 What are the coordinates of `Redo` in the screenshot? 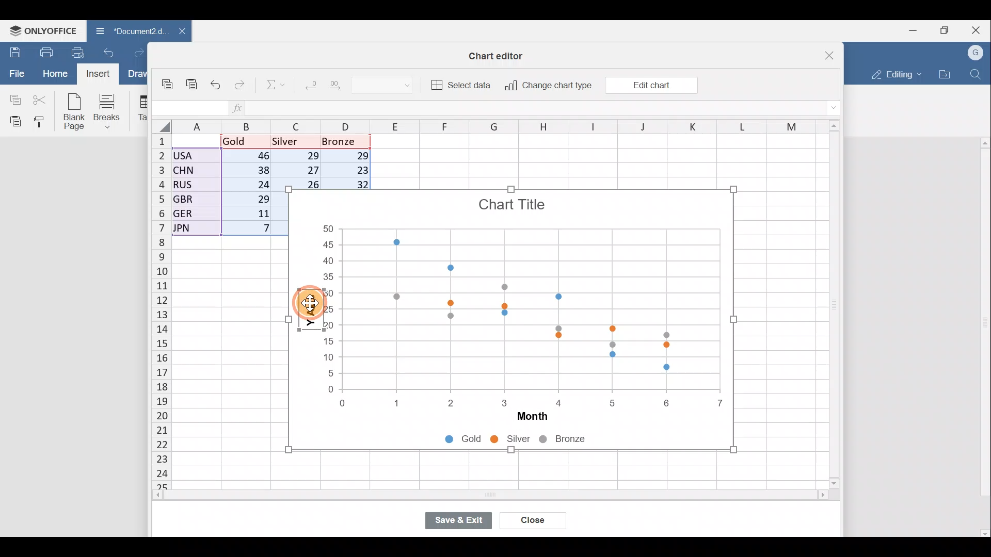 It's located at (242, 83).